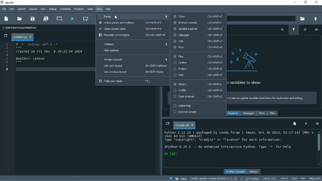 The height and width of the screenshot is (181, 322). Describe the element at coordinates (250, 178) in the screenshot. I see `LSP` at that location.